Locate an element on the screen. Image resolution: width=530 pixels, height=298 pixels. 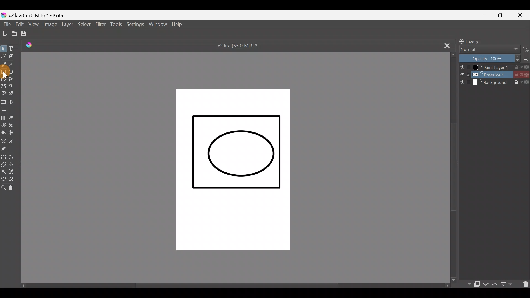
Rectangular selection tool is located at coordinates (4, 158).